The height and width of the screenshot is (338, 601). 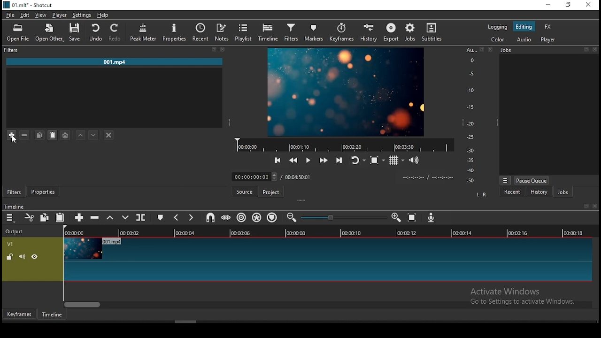 I want to click on save, so click(x=77, y=31).